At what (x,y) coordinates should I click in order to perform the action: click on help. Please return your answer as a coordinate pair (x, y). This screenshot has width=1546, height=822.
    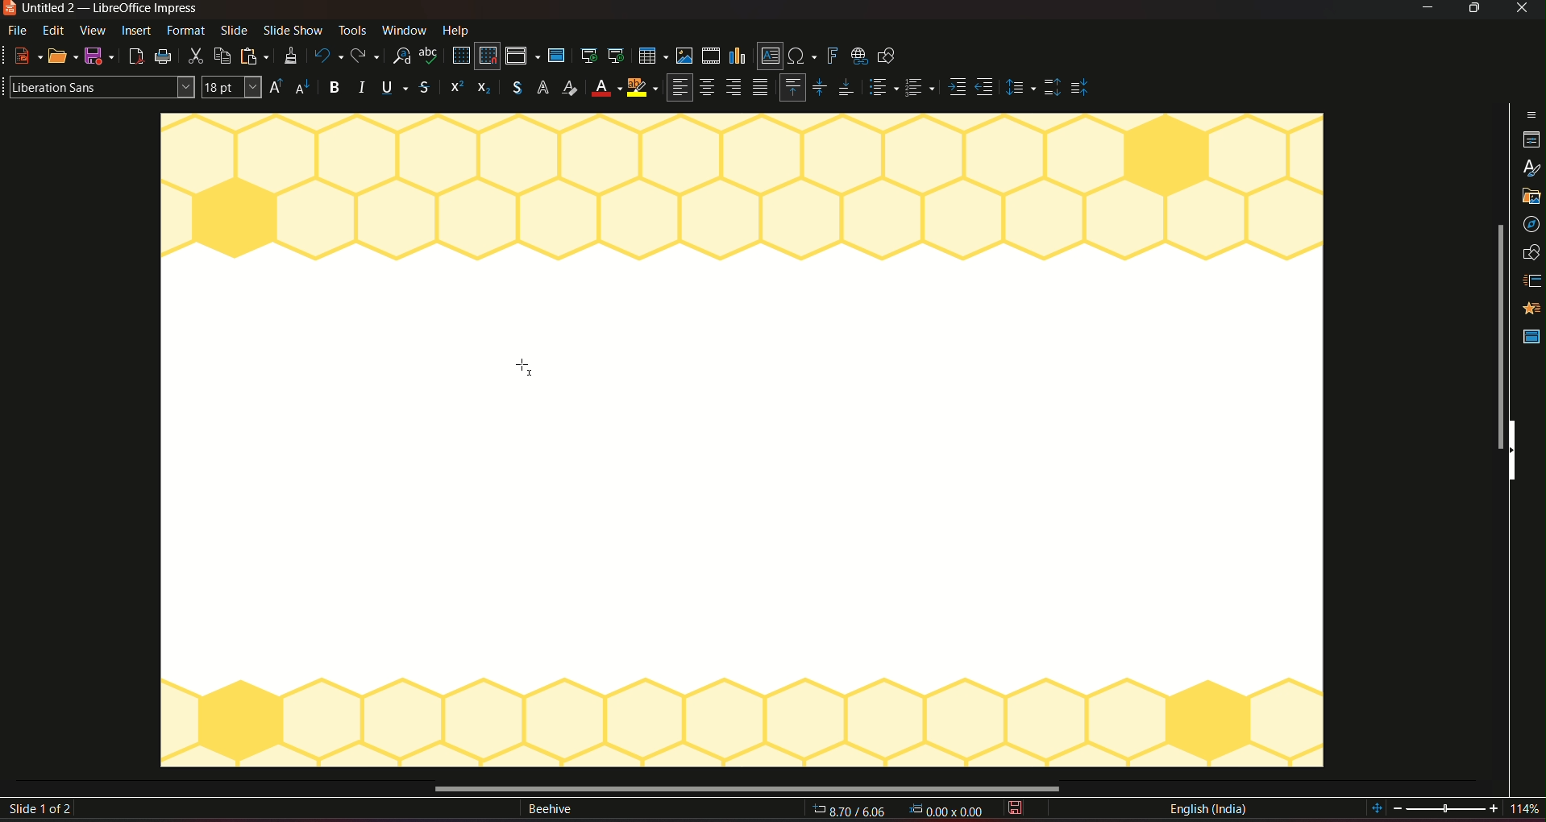
    Looking at the image, I should click on (458, 29).